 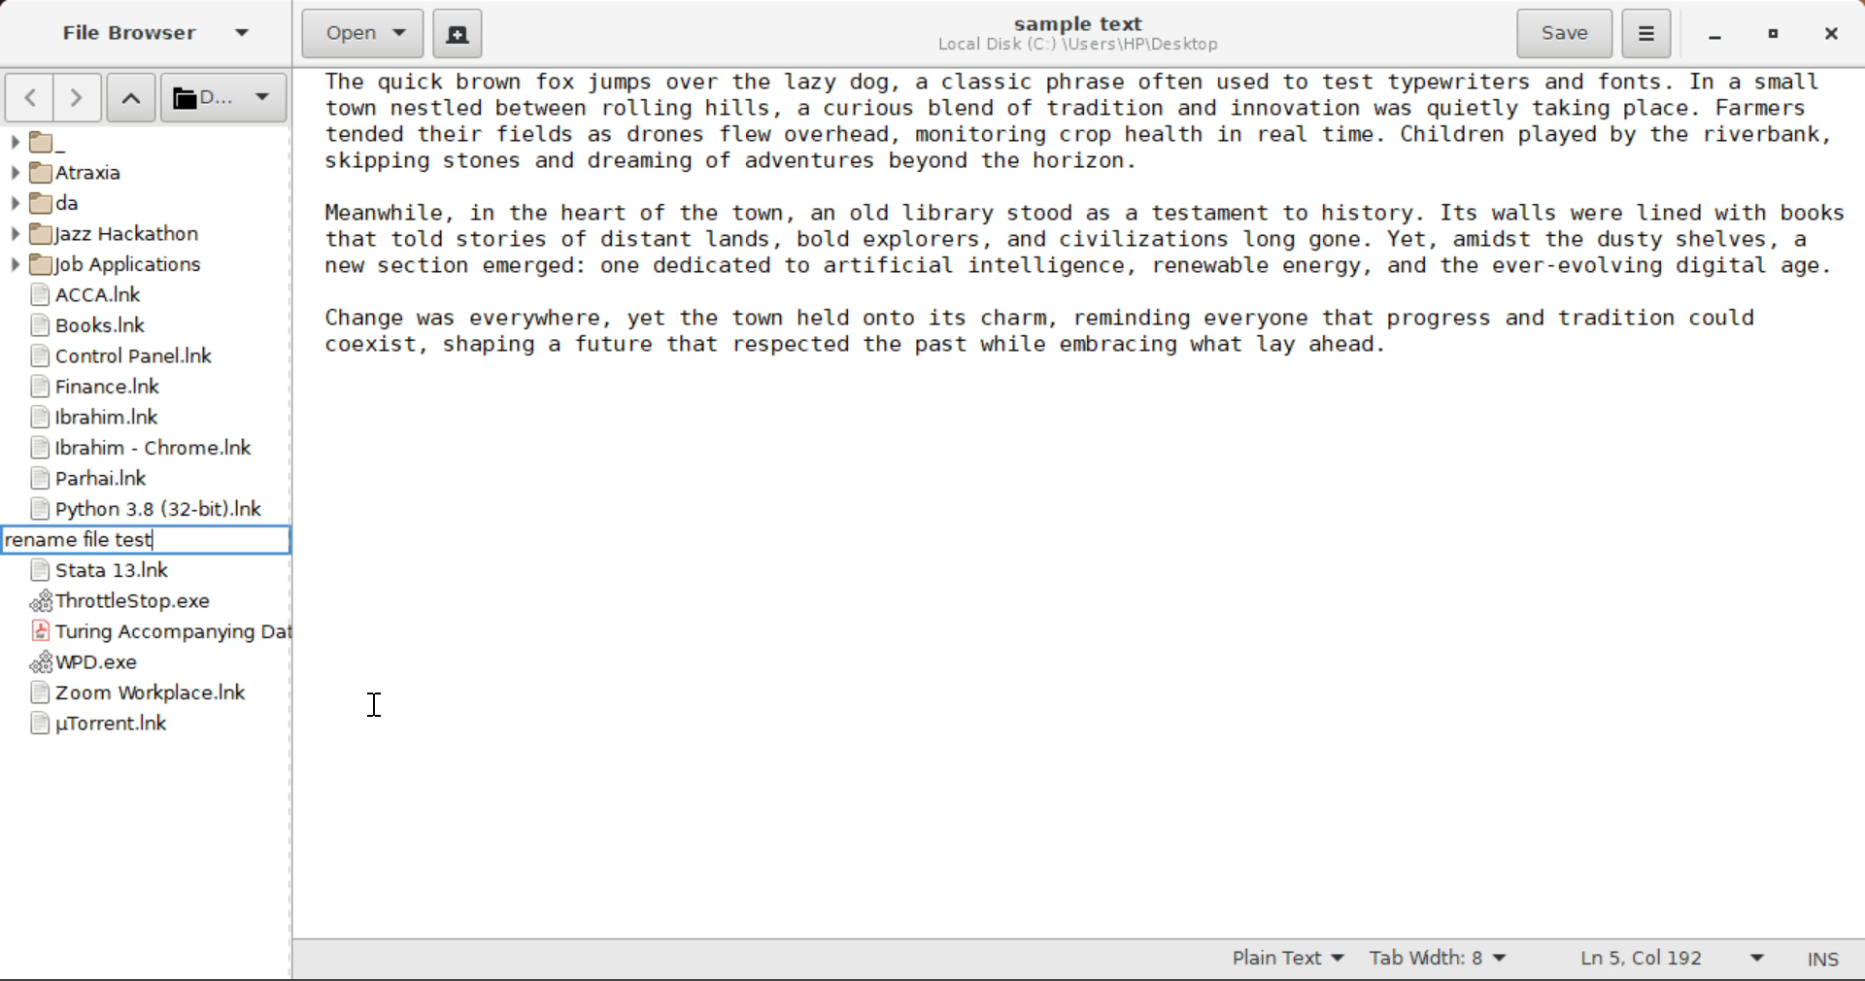 What do you see at coordinates (1712, 37) in the screenshot?
I see `Restore Down` at bounding box center [1712, 37].